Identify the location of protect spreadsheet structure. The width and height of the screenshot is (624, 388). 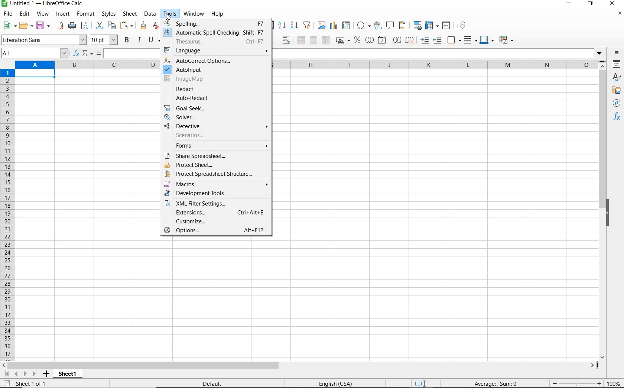
(216, 175).